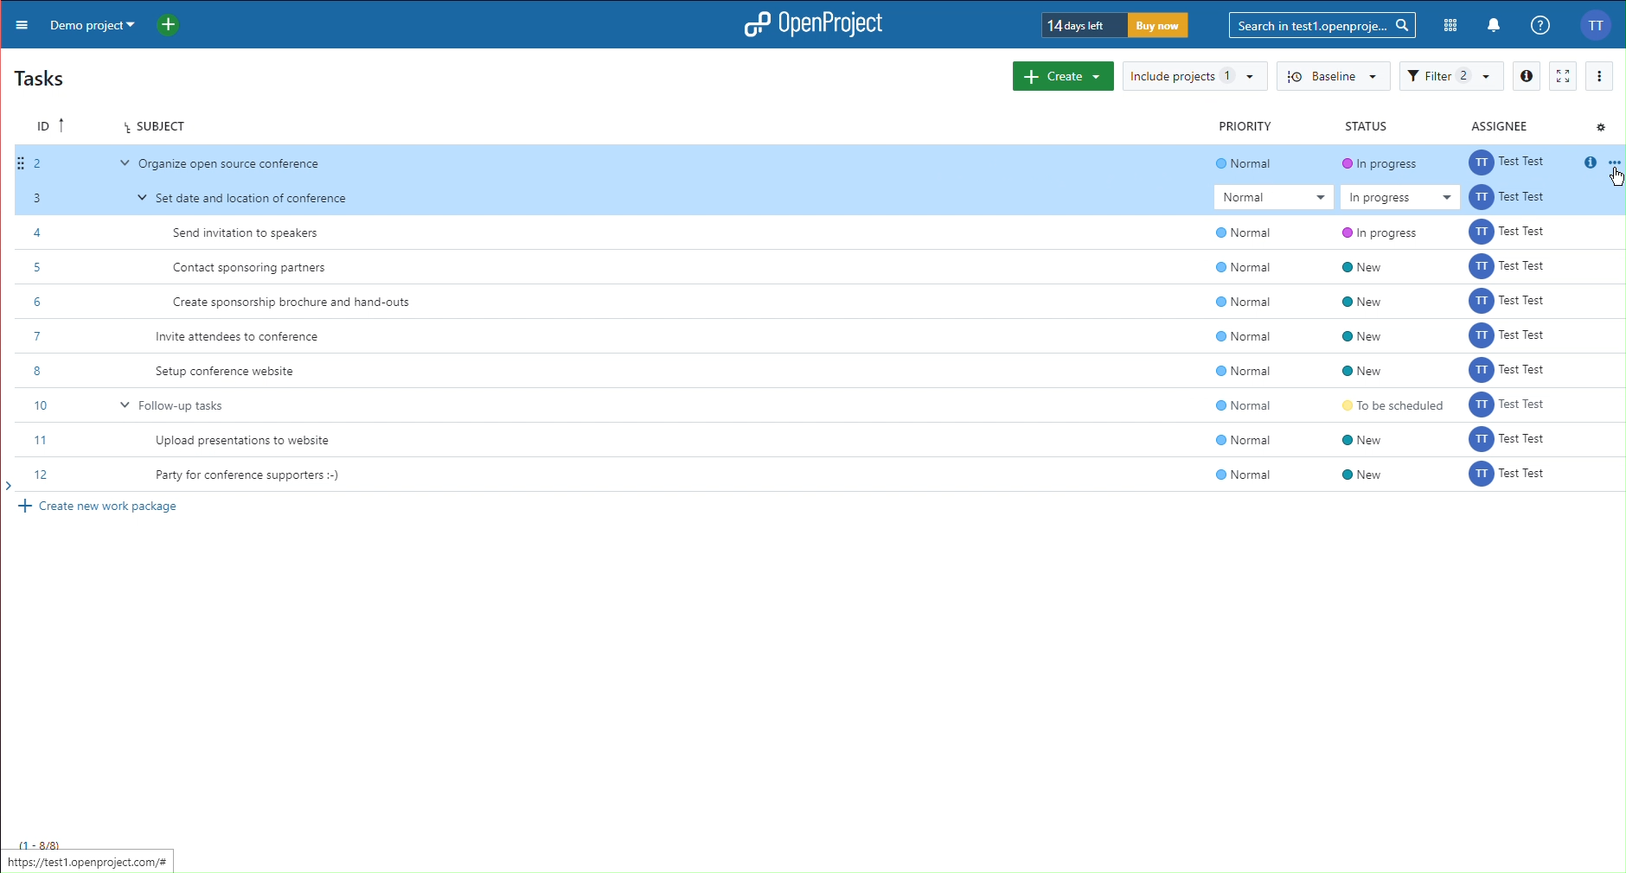 The height and width of the screenshot is (873, 1626). What do you see at coordinates (1539, 26) in the screenshot?
I see `Help` at bounding box center [1539, 26].